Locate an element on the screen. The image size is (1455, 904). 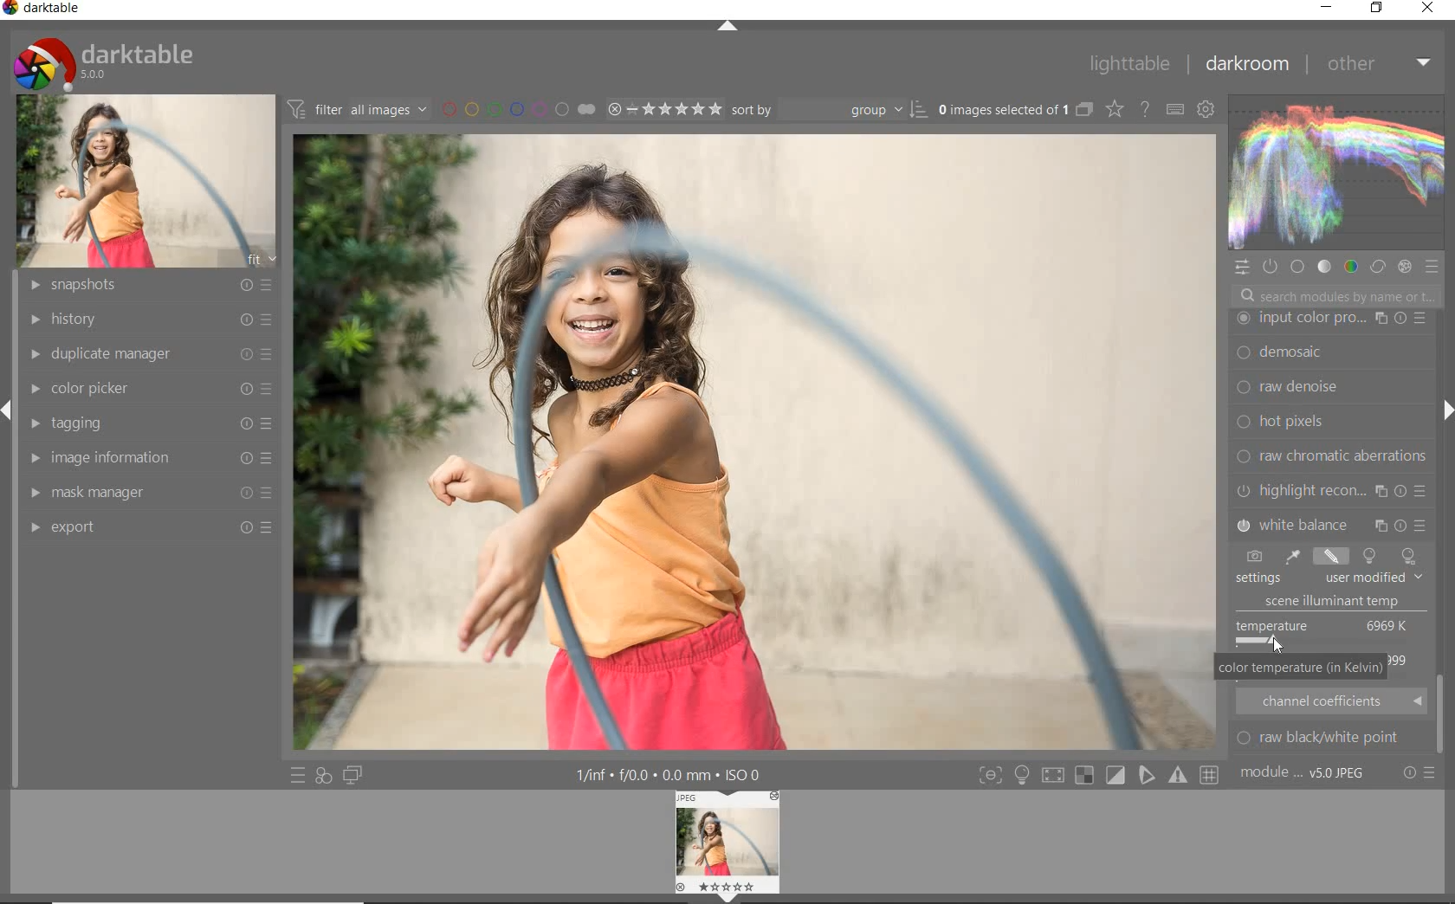
ROW BLACK/WHITE POINT is located at coordinates (1329, 738).